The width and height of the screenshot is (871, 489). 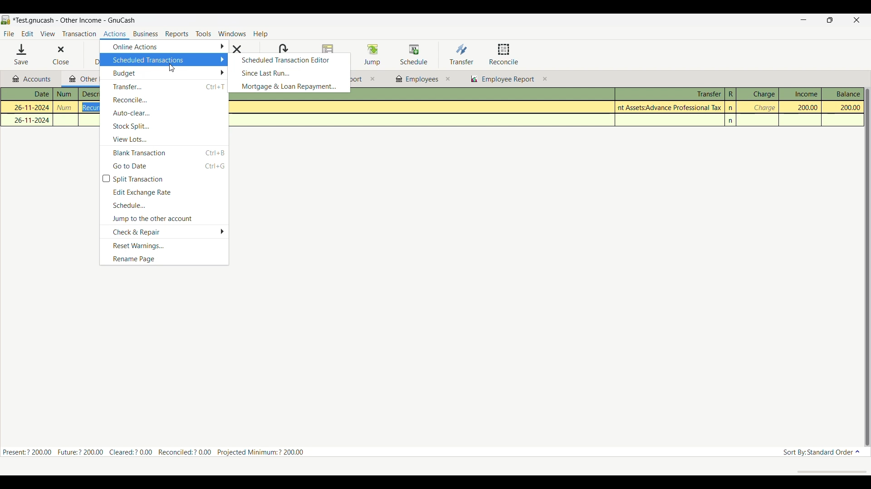 I want to click on Edit menu, so click(x=27, y=34).